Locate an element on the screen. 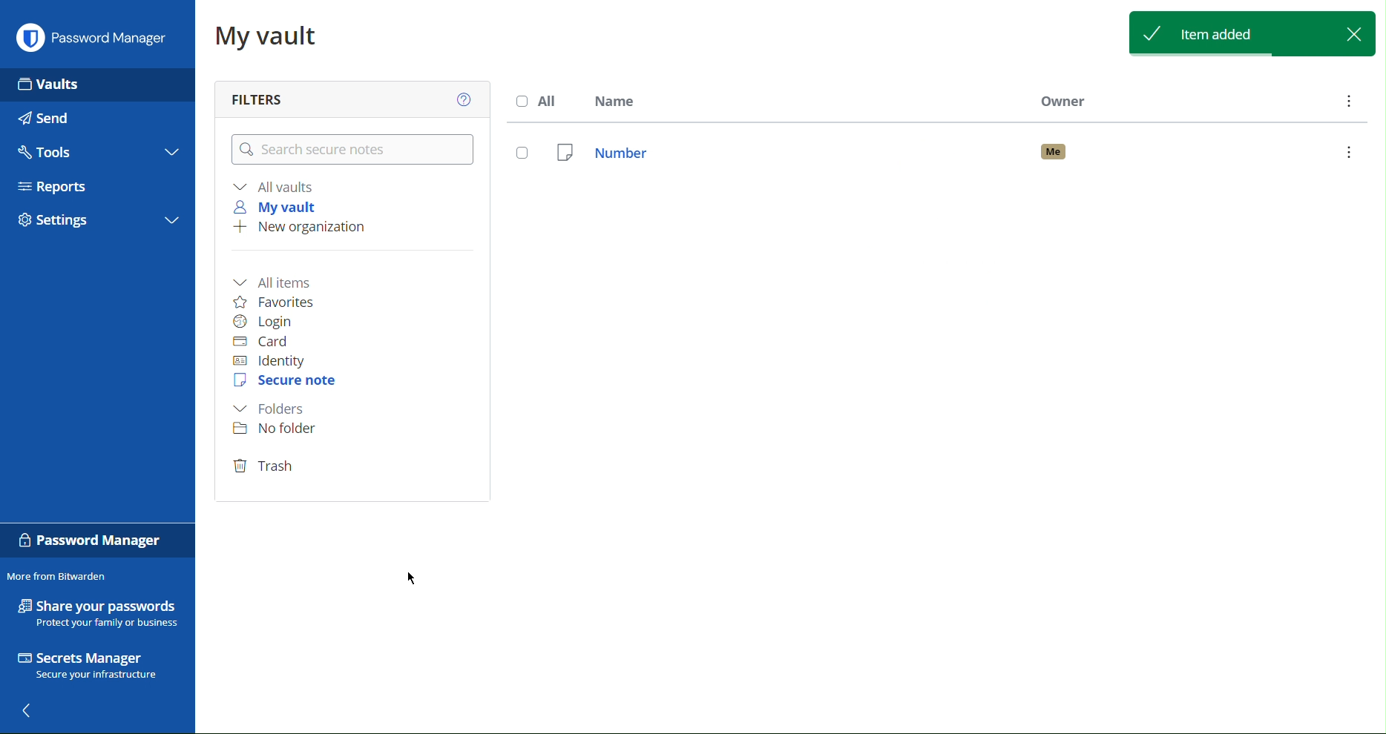 The width and height of the screenshot is (1386, 734). Folder is located at coordinates (275, 409).